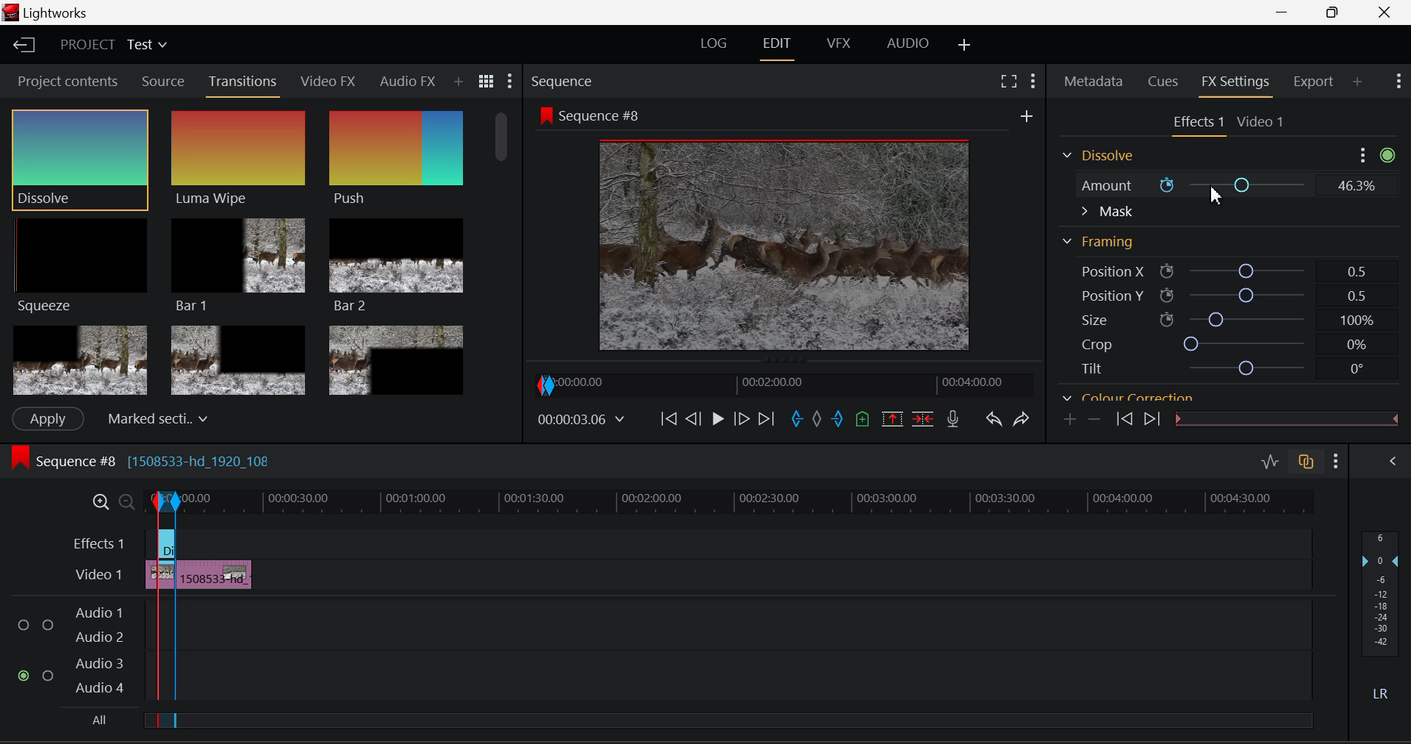  I want to click on Show Settings, so click(1399, 82).